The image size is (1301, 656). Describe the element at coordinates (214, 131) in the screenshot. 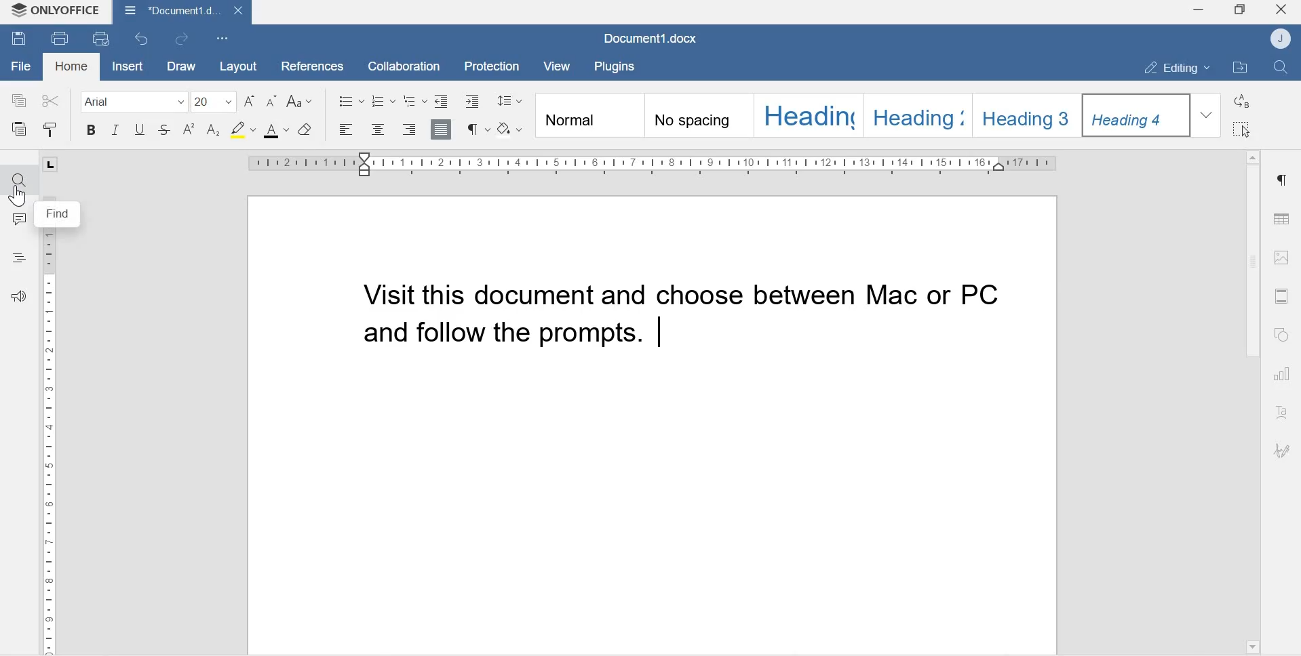

I see `Subscript` at that location.